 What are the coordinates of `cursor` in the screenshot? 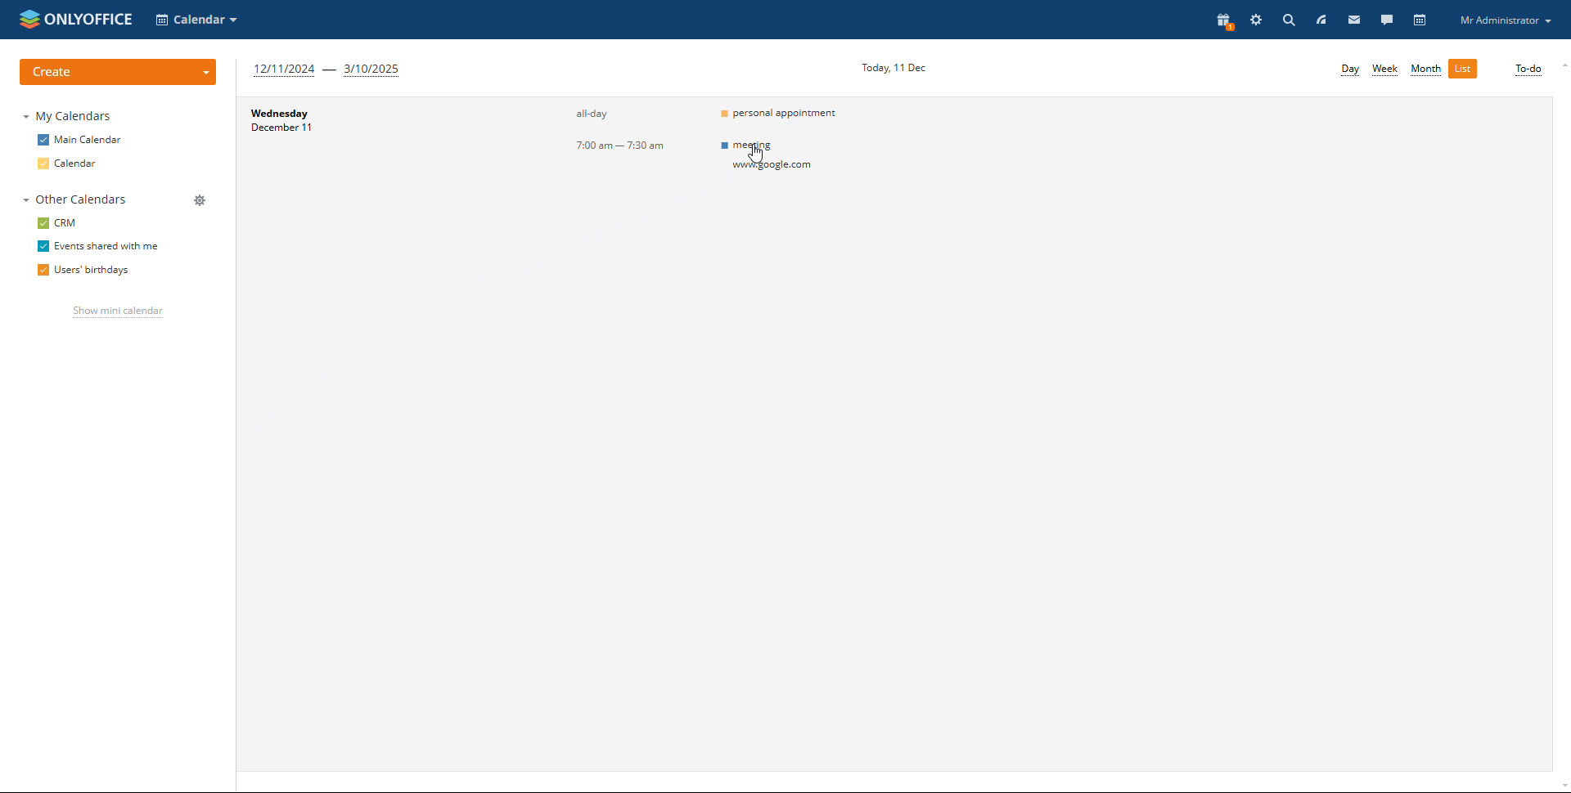 It's located at (755, 154).